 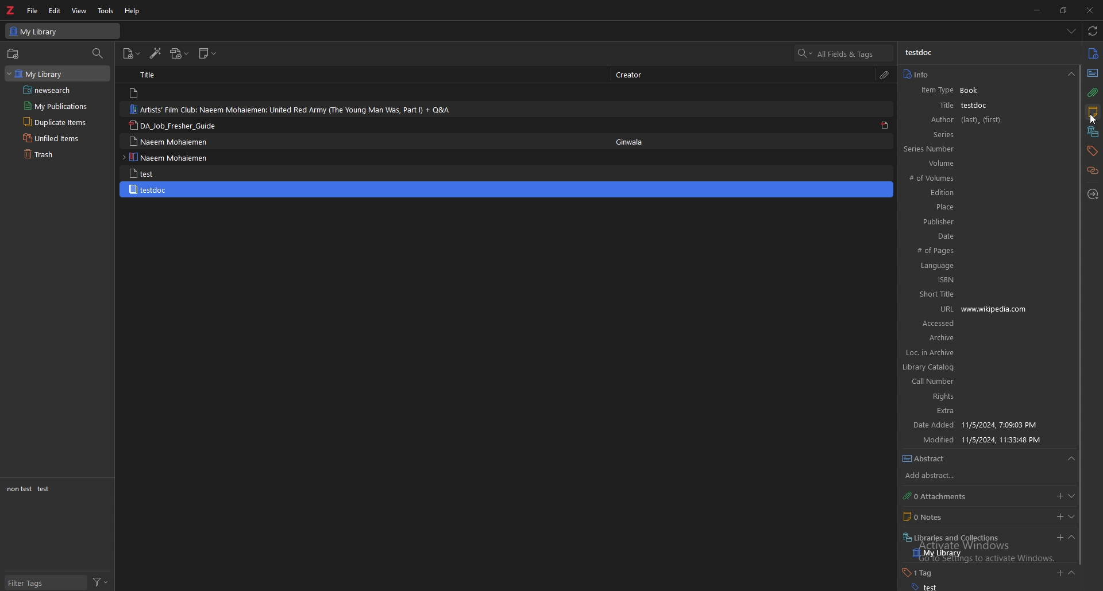 I want to click on show, so click(x=1070, y=517).